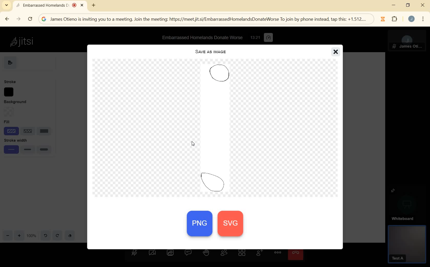  I want to click on close, so click(336, 51).